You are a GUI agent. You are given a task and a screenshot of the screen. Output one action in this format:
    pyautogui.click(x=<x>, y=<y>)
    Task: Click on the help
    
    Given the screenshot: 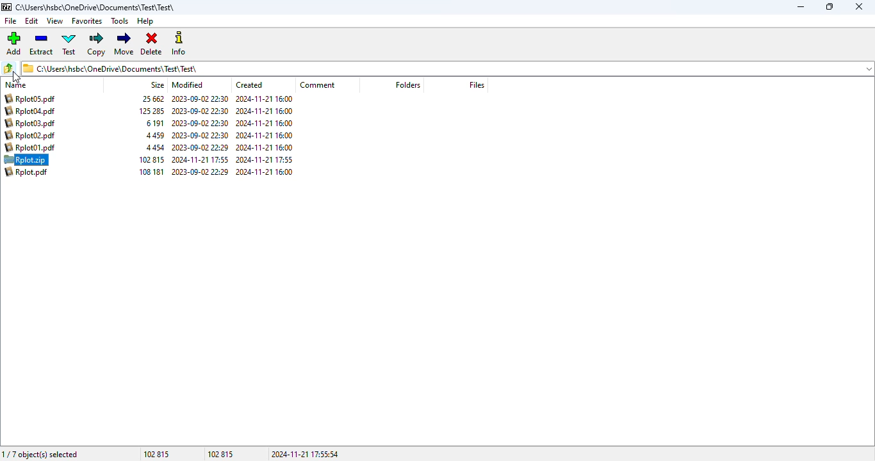 What is the action you would take?
    pyautogui.click(x=145, y=21)
    